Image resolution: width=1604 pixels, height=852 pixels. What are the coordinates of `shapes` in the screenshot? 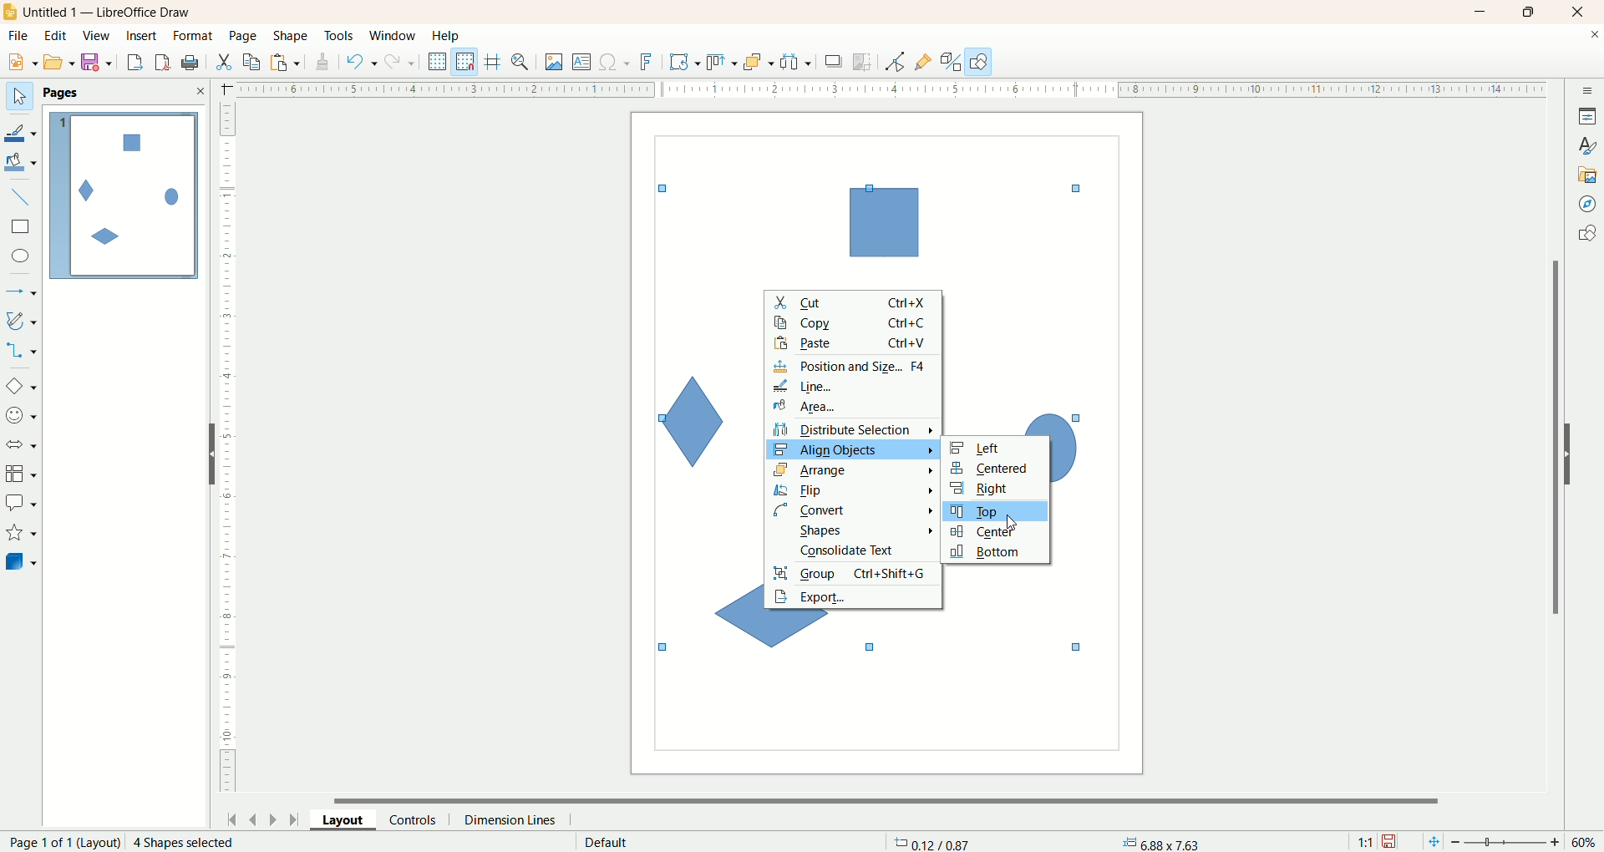 It's located at (1586, 236).